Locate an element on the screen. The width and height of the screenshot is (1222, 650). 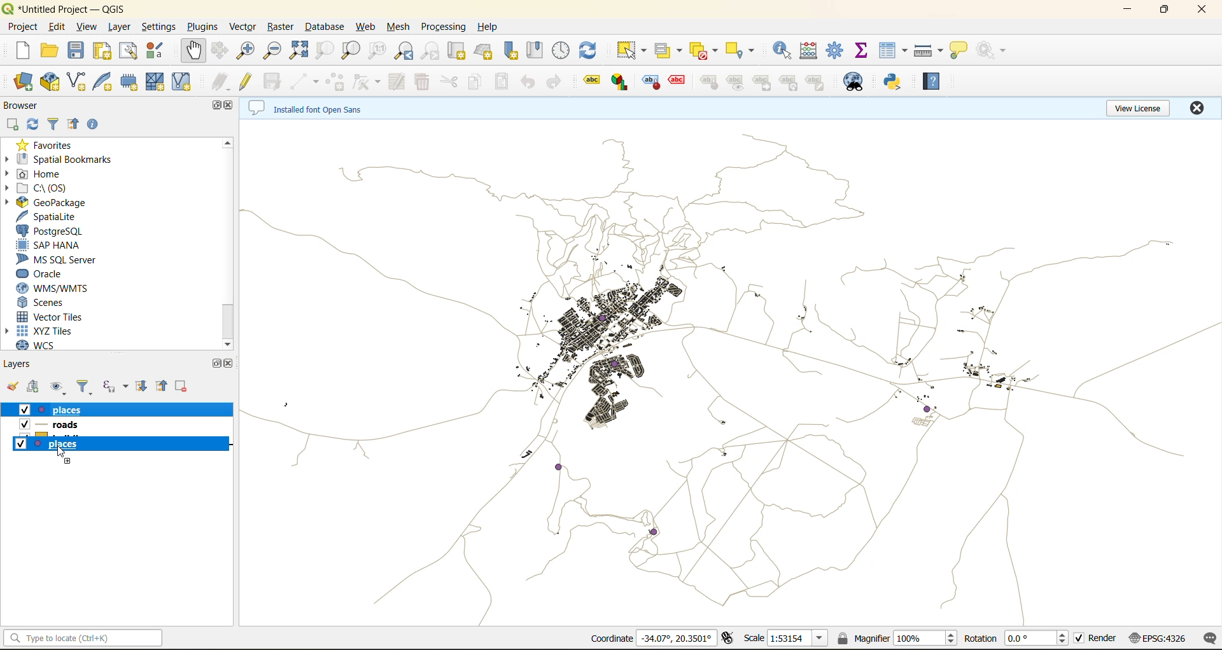
paste is located at coordinates (504, 83).